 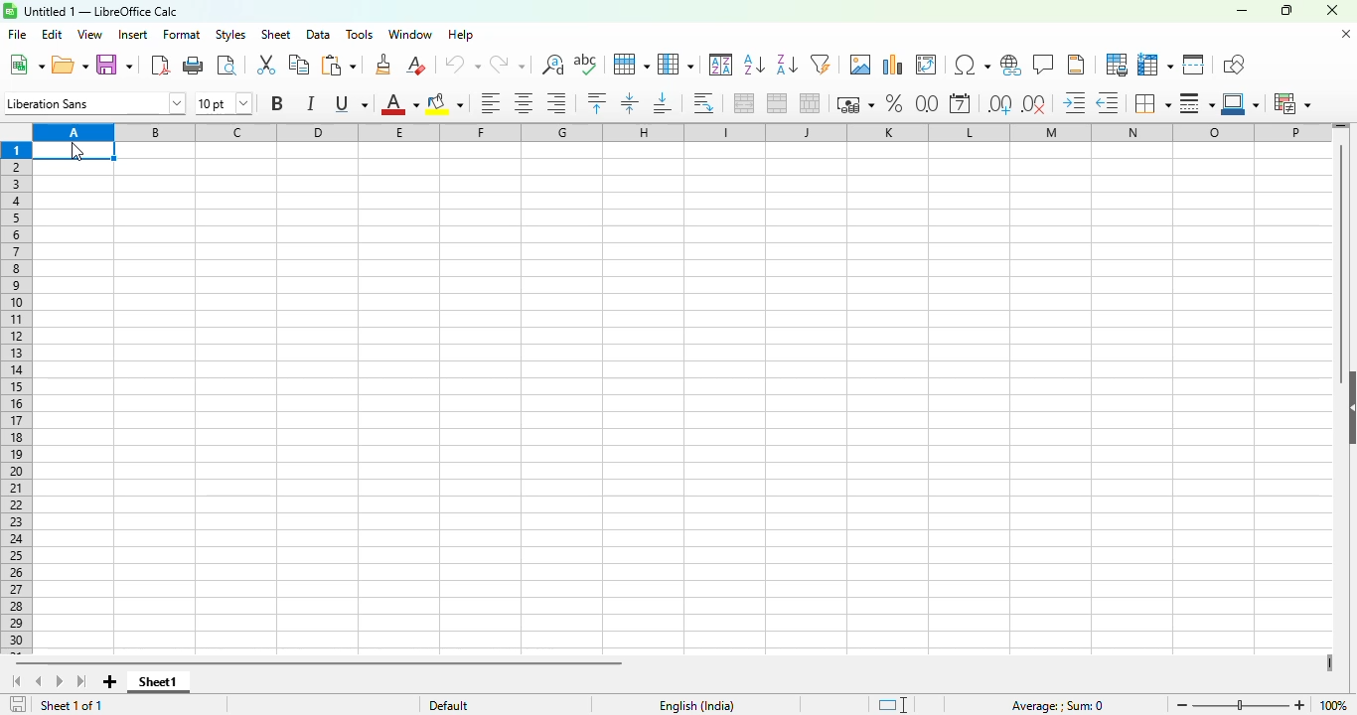 I want to click on file, so click(x=17, y=34).